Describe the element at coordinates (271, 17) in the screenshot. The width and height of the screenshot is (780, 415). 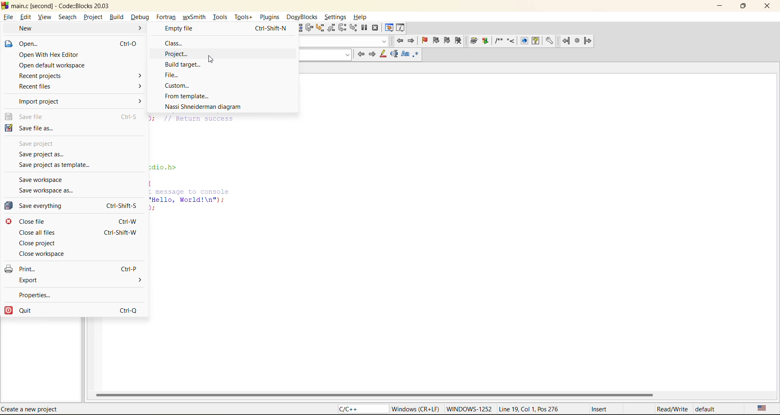
I see `plugins` at that location.